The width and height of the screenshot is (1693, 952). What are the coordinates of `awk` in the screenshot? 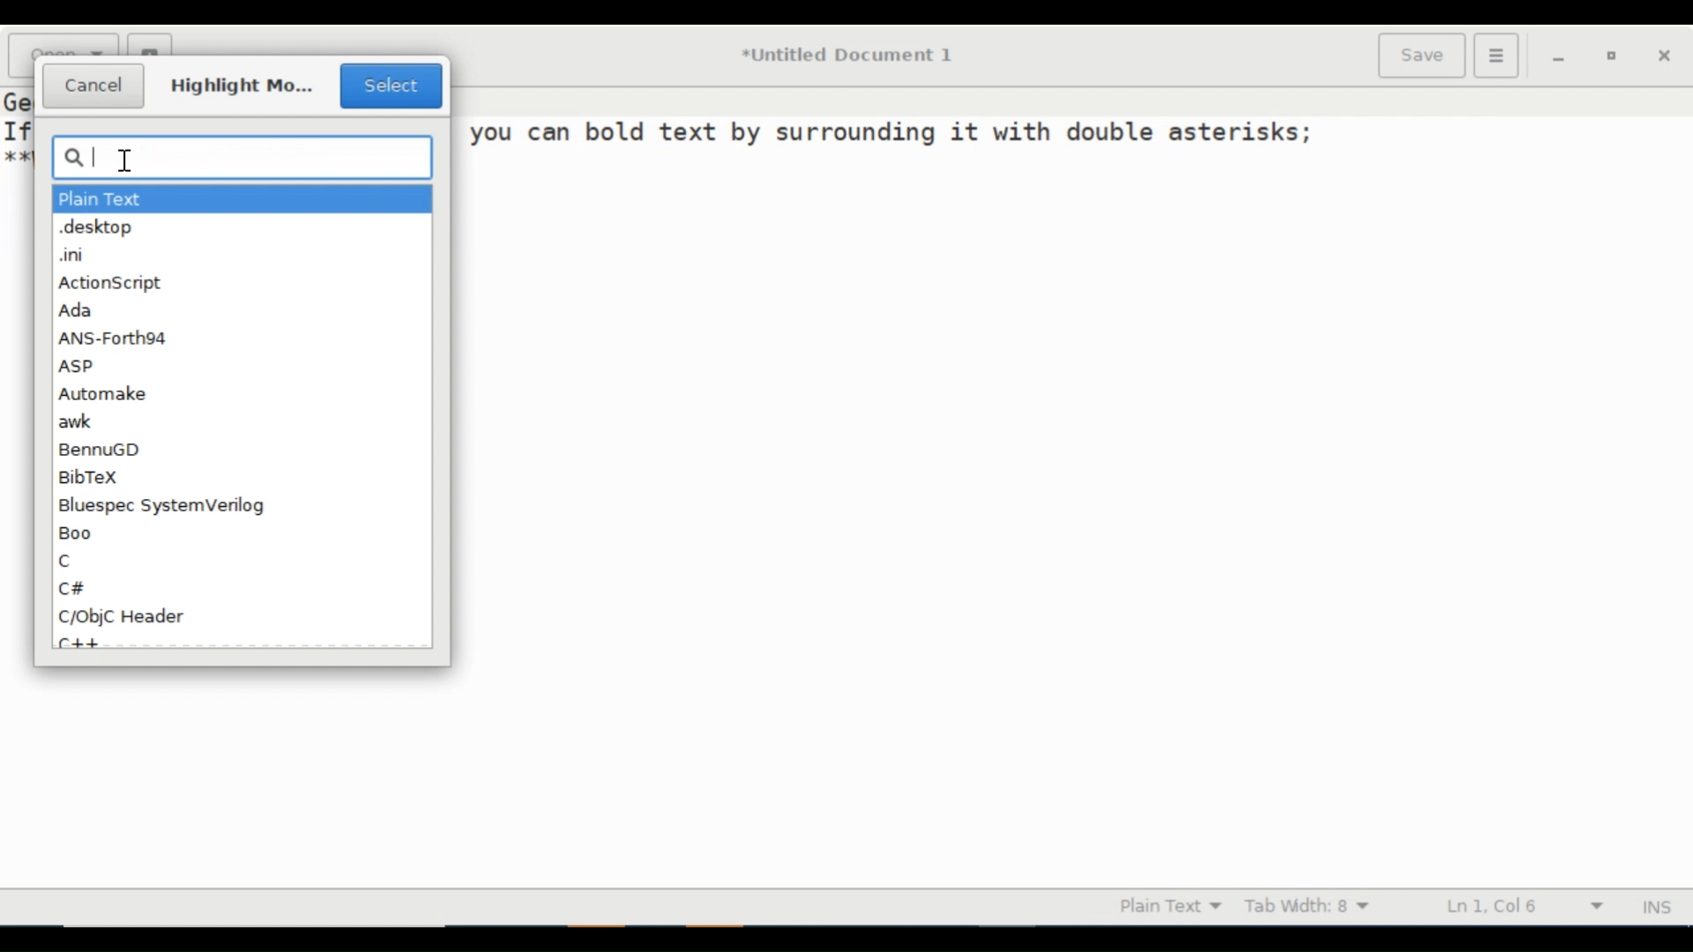 It's located at (78, 420).